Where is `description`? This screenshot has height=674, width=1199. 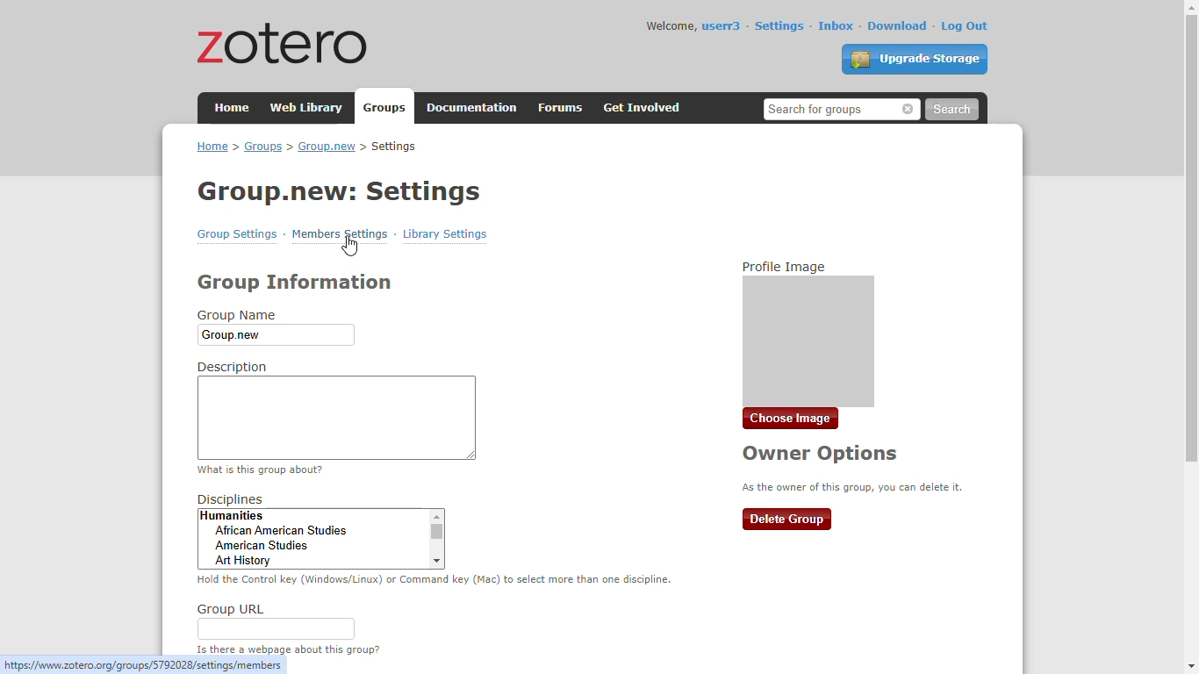
description is located at coordinates (335, 409).